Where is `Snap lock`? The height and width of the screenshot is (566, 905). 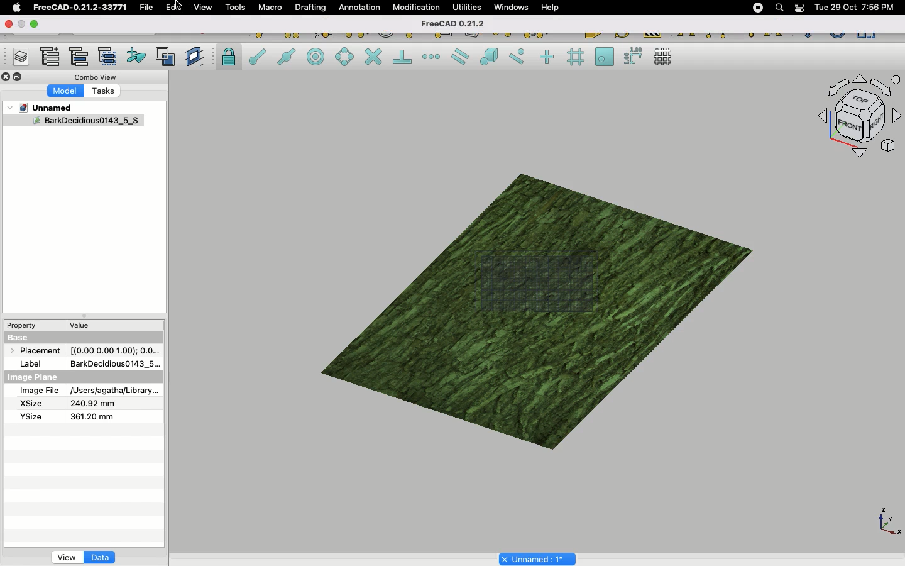 Snap lock is located at coordinates (230, 57).